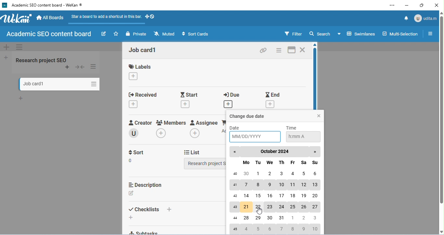  I want to click on add received date, so click(134, 104).